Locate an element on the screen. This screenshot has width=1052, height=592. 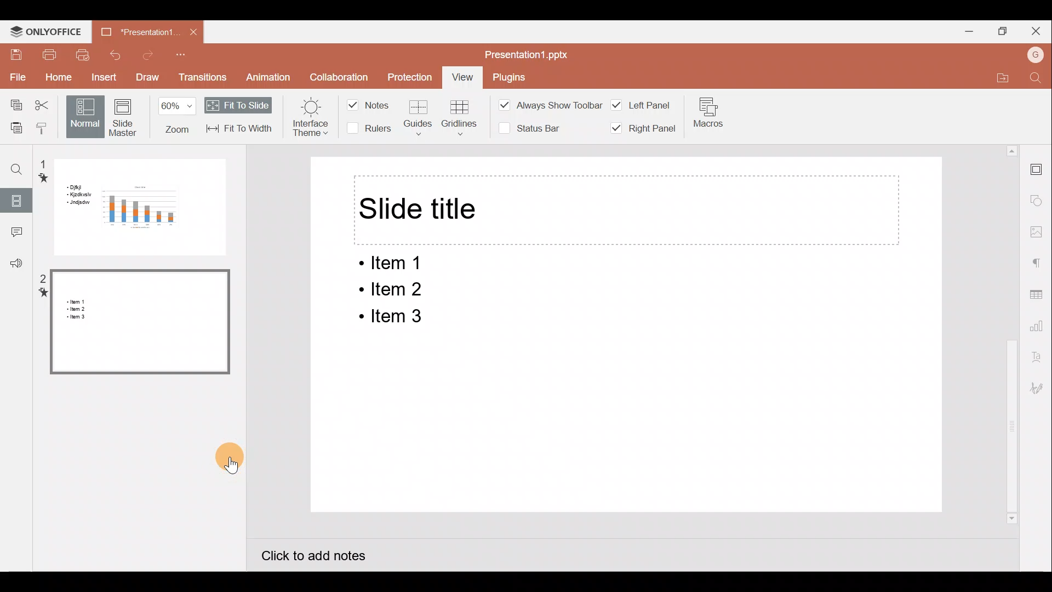
Find is located at coordinates (1036, 78).